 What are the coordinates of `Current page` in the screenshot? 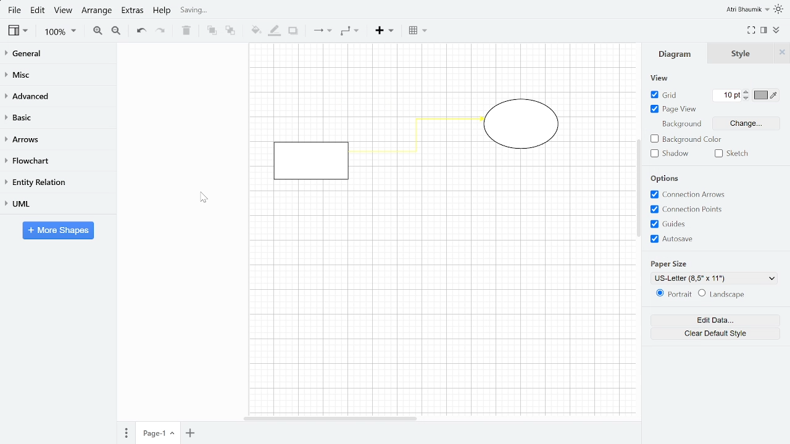 It's located at (157, 434).